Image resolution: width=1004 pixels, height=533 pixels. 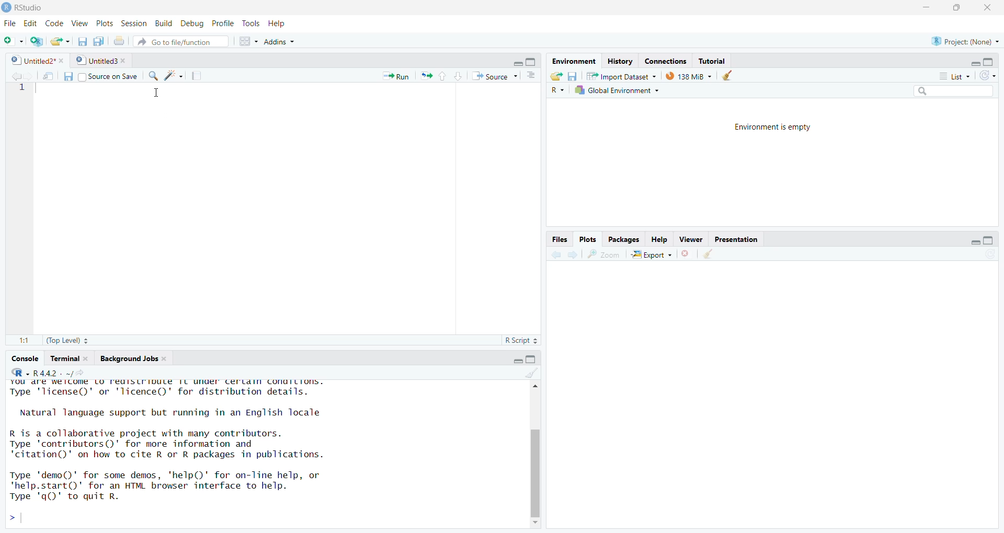 I want to click on Environment is empty, so click(x=775, y=164).